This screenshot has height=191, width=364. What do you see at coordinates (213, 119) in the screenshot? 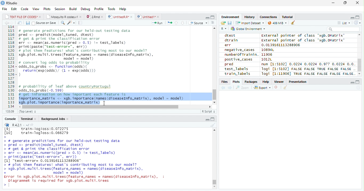
I see `Maximize` at bounding box center [213, 119].